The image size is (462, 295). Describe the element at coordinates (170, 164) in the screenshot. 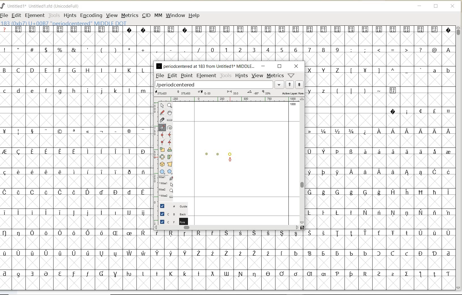

I see `perform a perspective transformation on the selection` at that location.